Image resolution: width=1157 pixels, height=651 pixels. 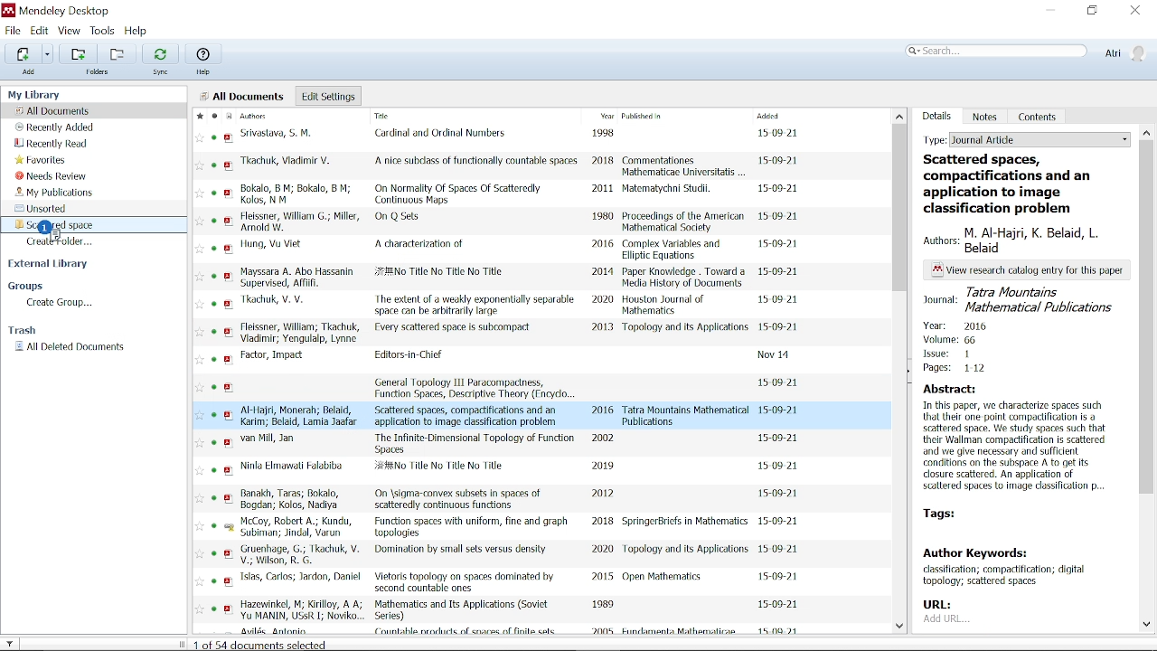 What do you see at coordinates (275, 356) in the screenshot?
I see `authors` at bounding box center [275, 356].